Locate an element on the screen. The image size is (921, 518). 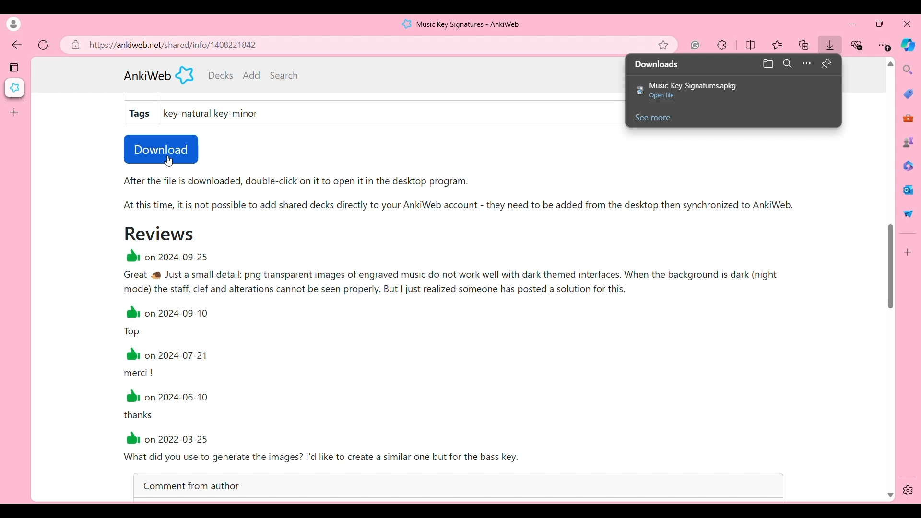
Click to go back is located at coordinates (17, 46).